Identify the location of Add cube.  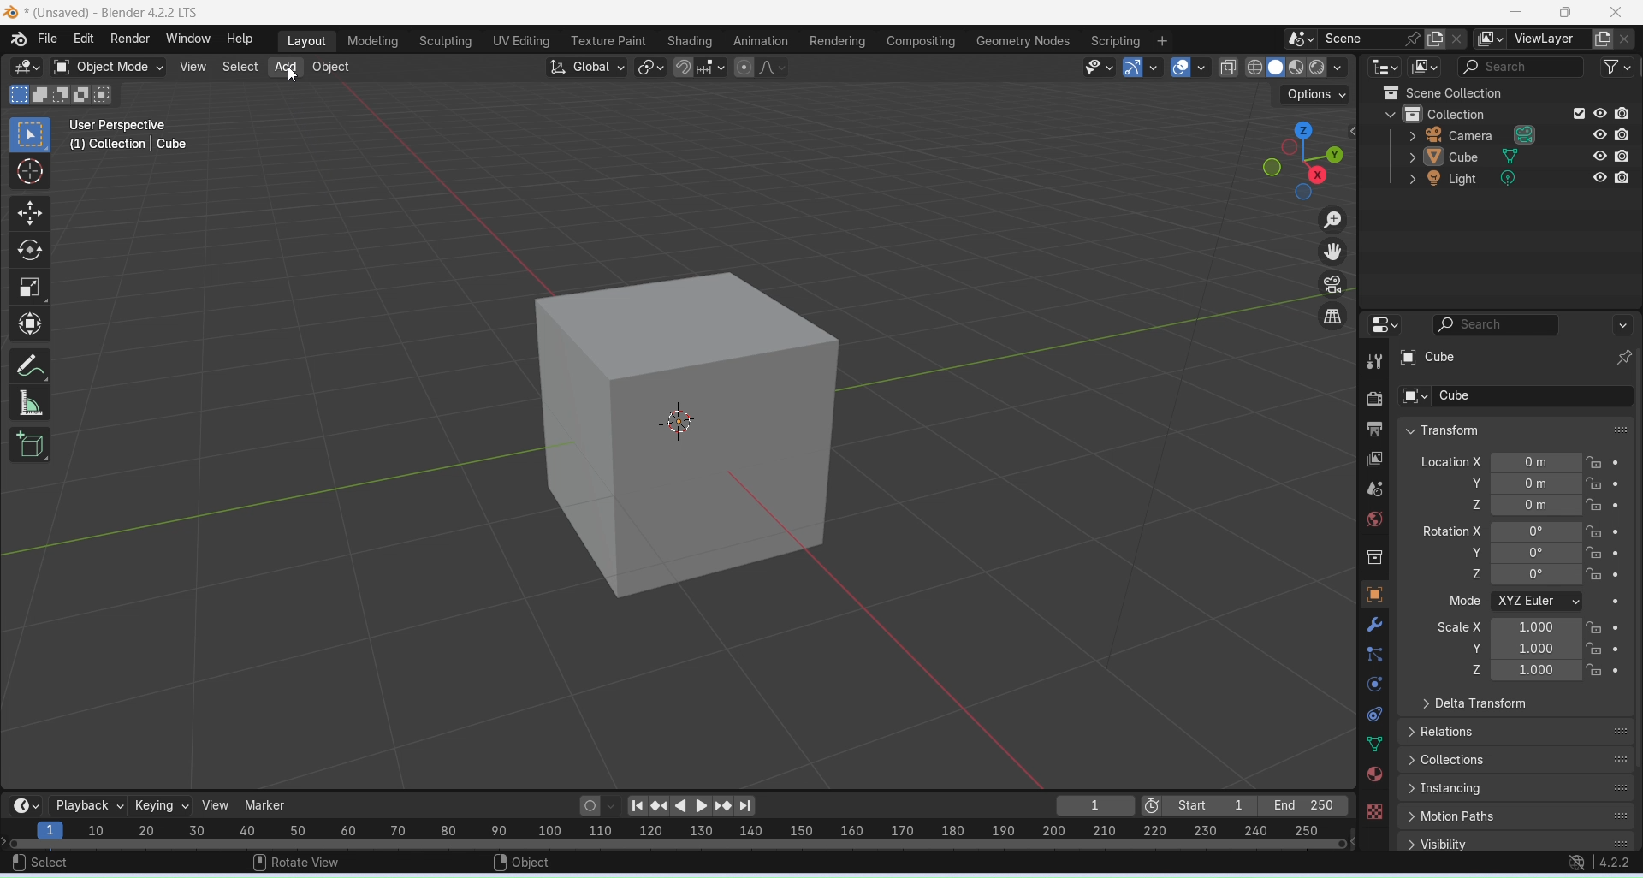
(32, 443).